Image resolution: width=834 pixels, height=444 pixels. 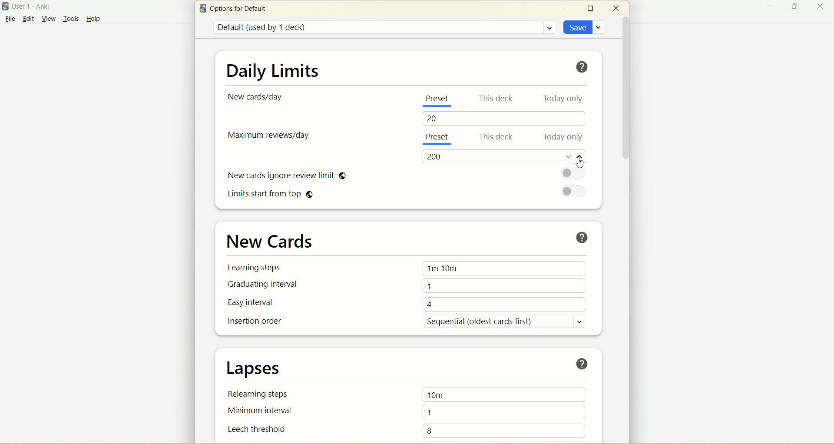 I want to click on relearning steps, so click(x=259, y=393).